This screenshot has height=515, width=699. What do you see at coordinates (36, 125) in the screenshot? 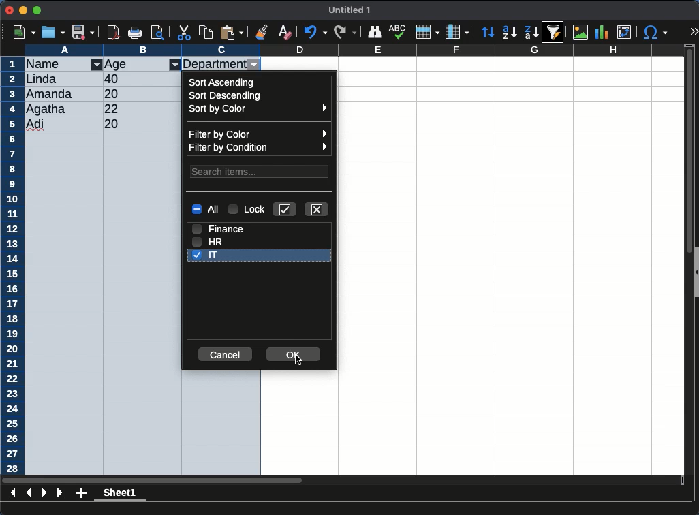
I see `adi` at bounding box center [36, 125].